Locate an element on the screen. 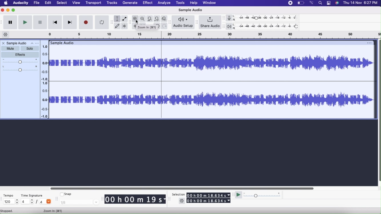  zoom in is located at coordinates (147, 28).